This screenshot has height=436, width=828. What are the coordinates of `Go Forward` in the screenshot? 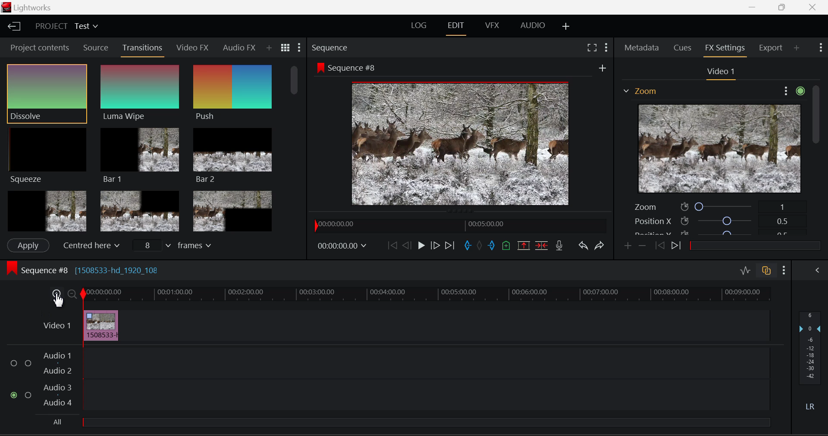 It's located at (437, 247).